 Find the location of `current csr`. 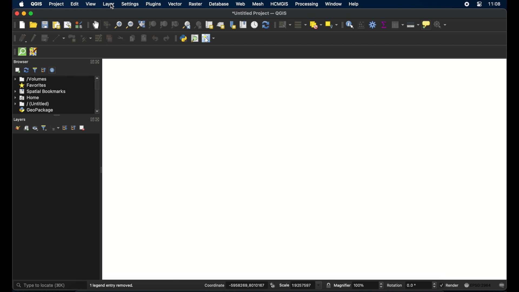

current csr is located at coordinates (480, 285).